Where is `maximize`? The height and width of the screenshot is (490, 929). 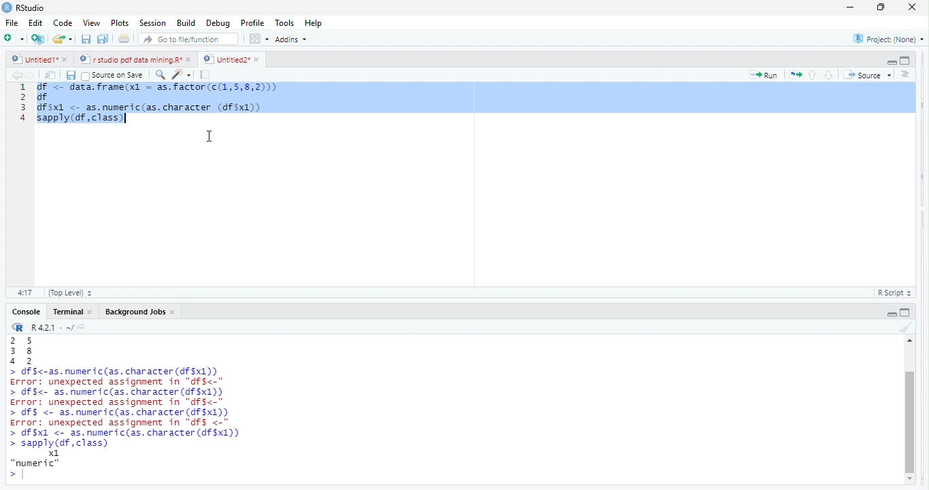 maximize is located at coordinates (880, 7).